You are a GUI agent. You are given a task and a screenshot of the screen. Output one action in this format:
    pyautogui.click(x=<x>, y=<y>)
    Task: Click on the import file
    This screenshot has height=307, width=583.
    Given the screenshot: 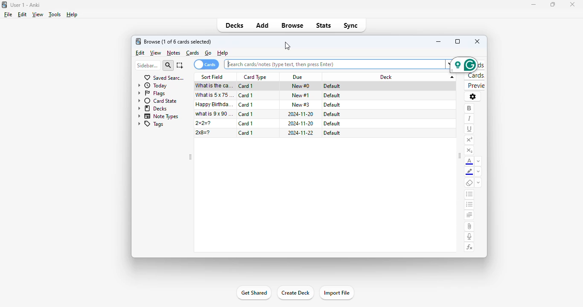 What is the action you would take?
    pyautogui.click(x=336, y=293)
    